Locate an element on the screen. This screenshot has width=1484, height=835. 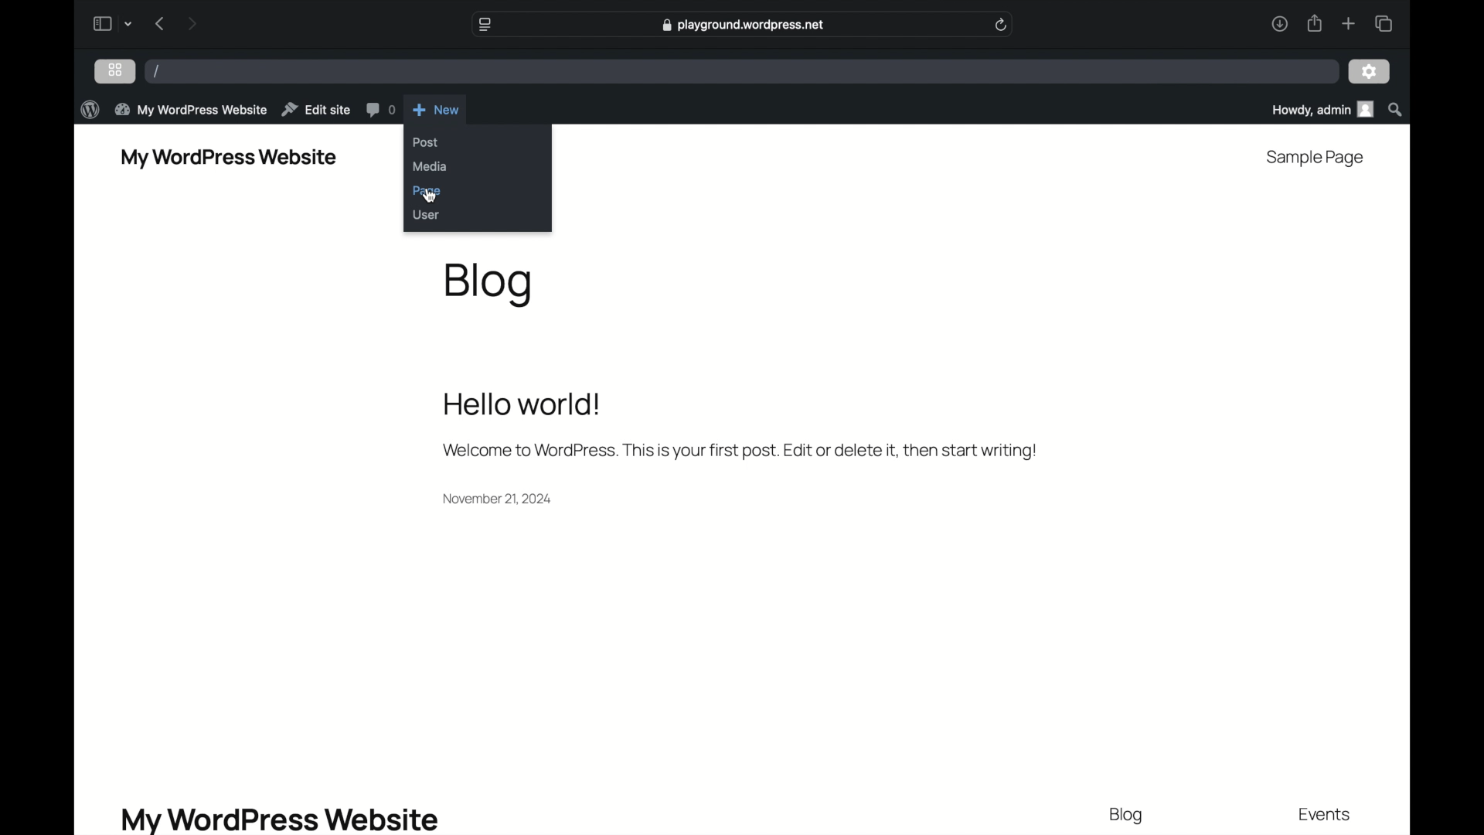
share is located at coordinates (1315, 25).